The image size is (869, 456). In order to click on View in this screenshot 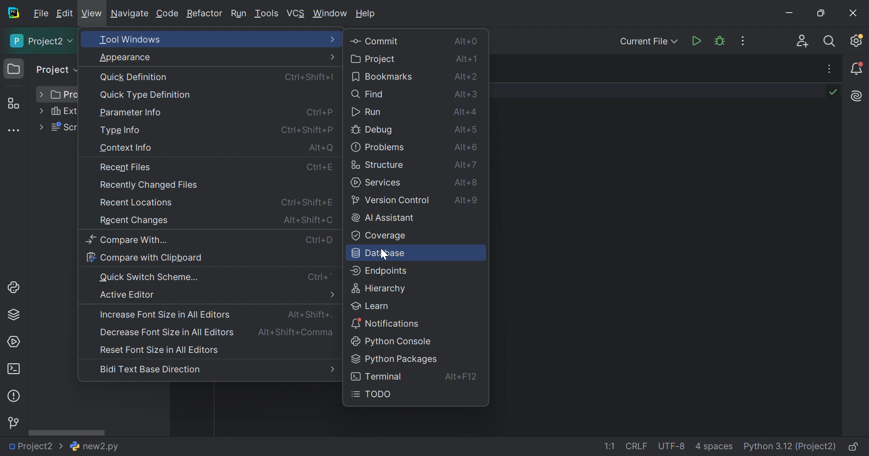, I will do `click(92, 14)`.